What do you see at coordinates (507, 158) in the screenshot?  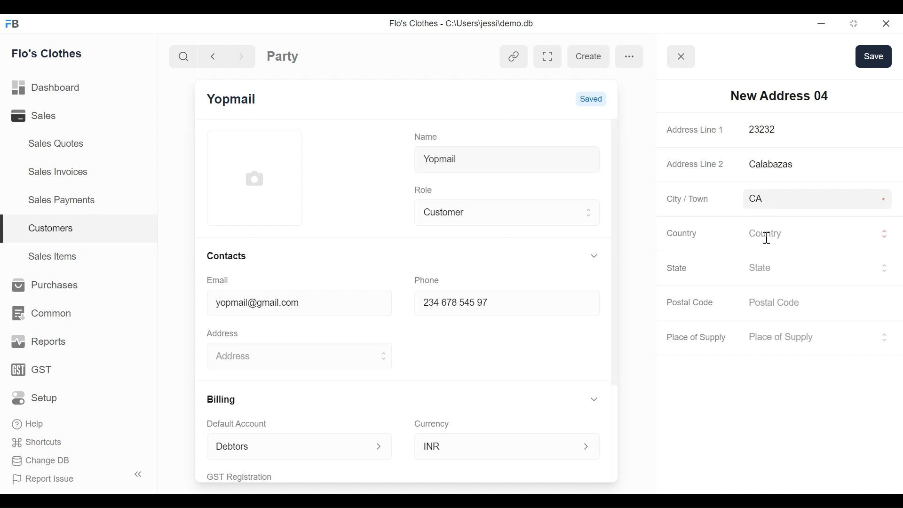 I see `Yopmail` at bounding box center [507, 158].